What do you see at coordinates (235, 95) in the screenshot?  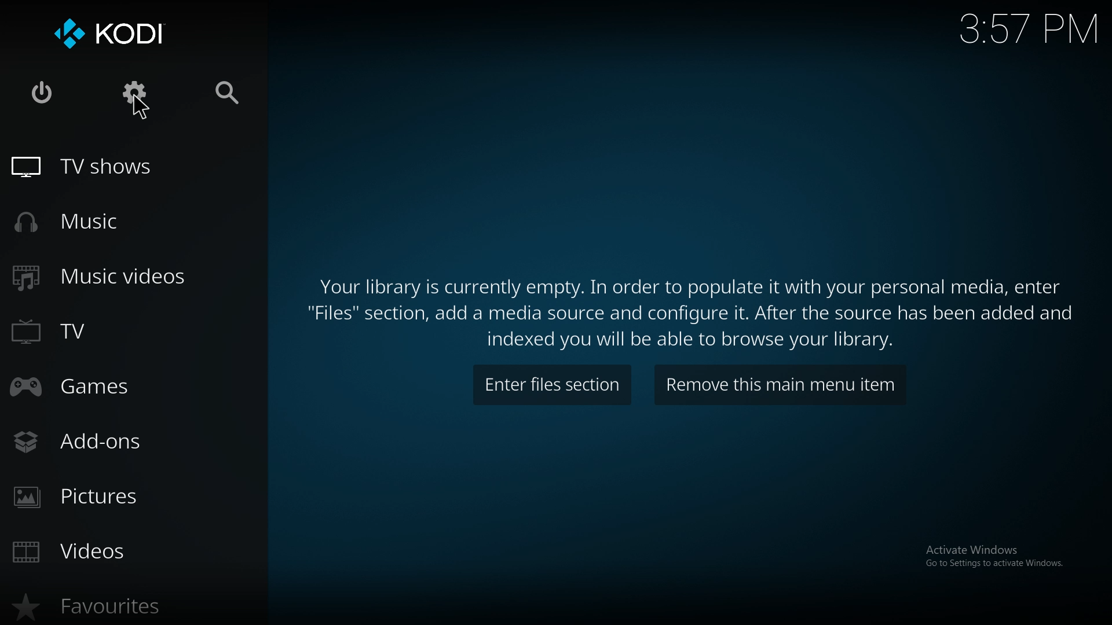 I see `search` at bounding box center [235, 95].